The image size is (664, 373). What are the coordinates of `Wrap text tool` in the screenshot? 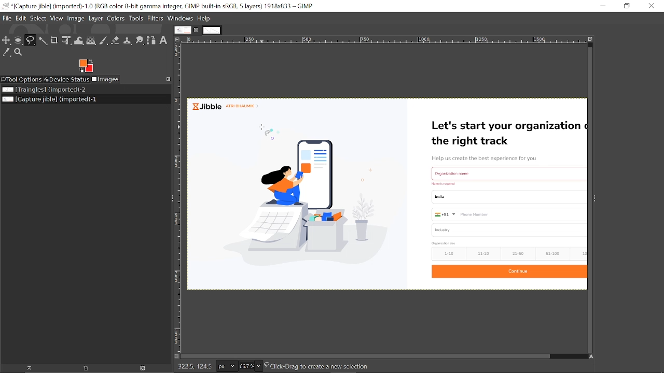 It's located at (79, 41).